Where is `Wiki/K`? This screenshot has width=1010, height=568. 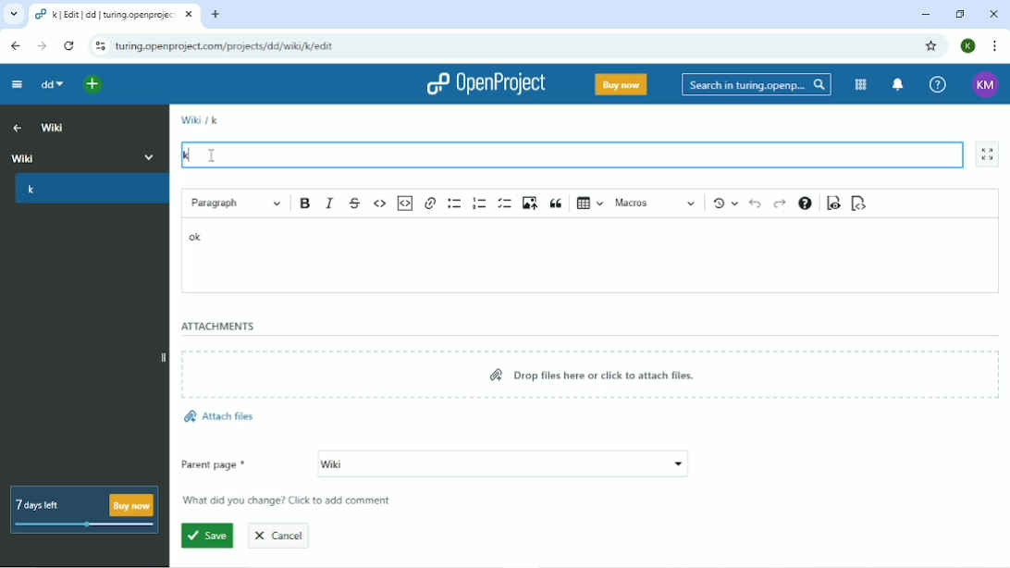 Wiki/K is located at coordinates (203, 117).